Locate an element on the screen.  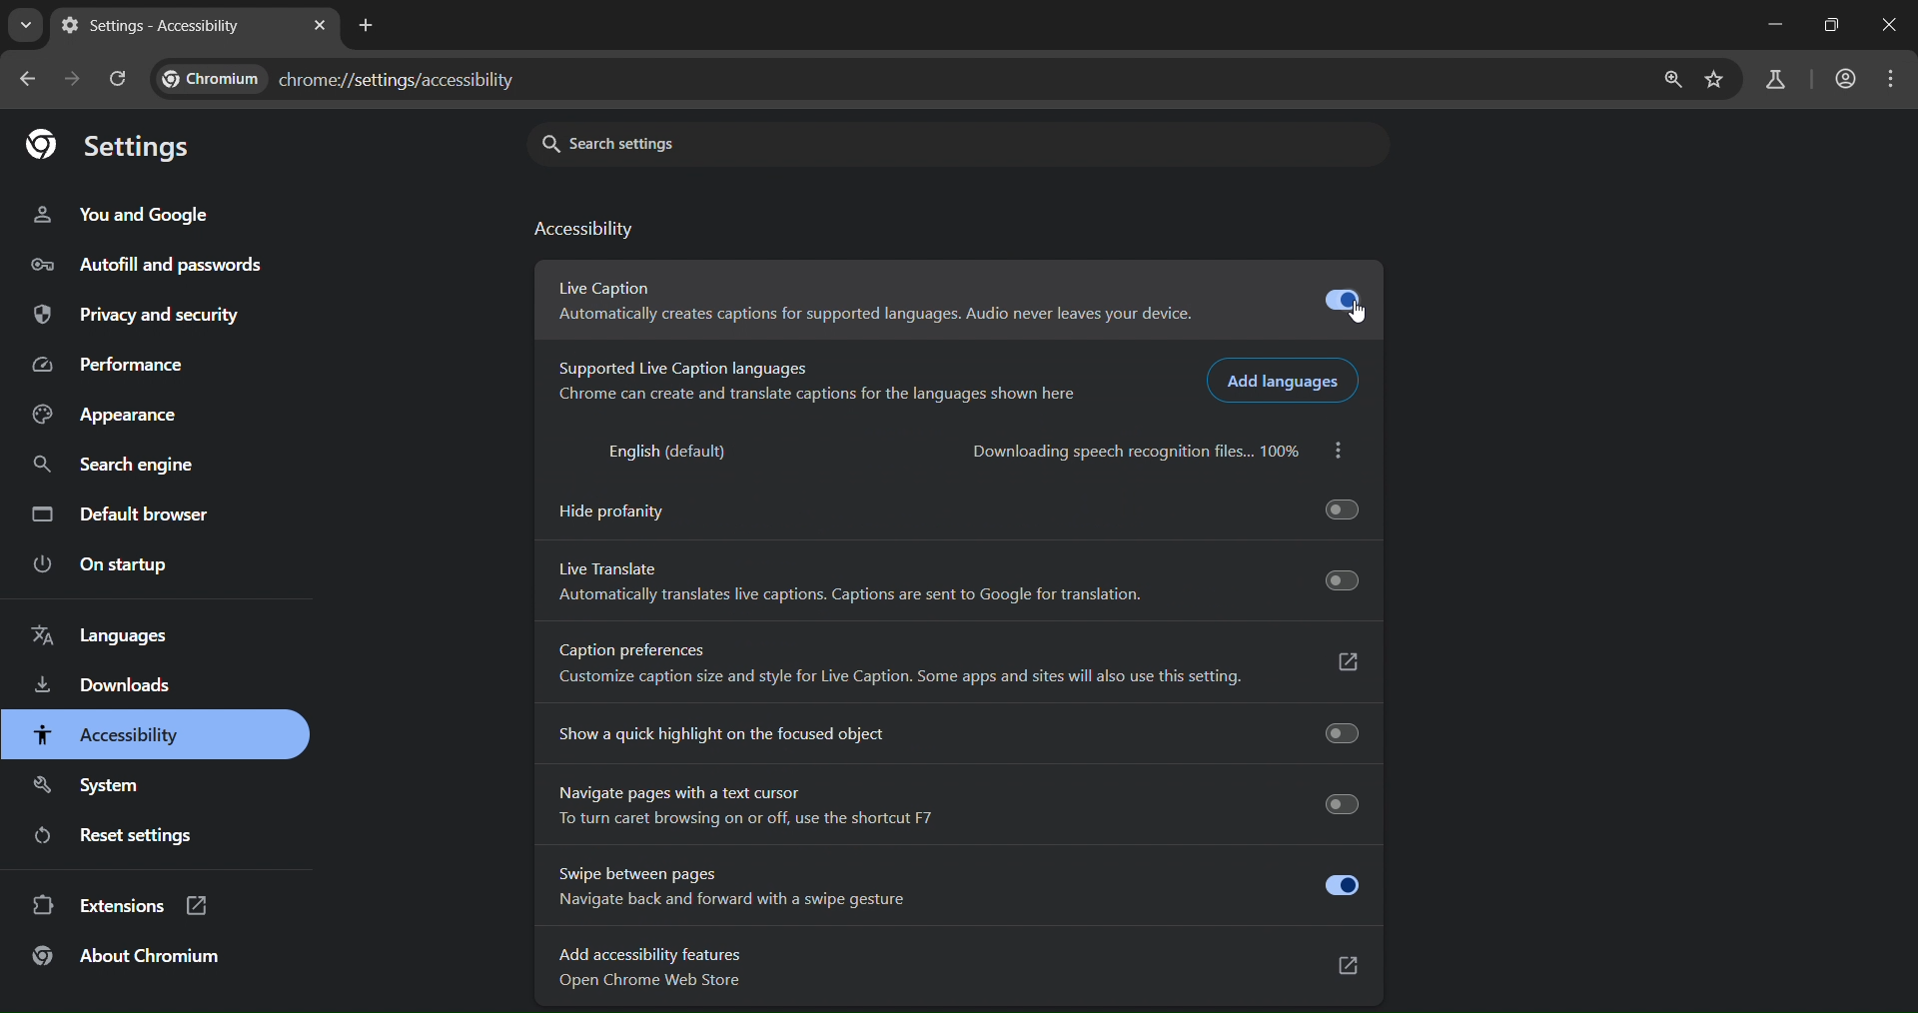
add languages is located at coordinates (1285, 382).